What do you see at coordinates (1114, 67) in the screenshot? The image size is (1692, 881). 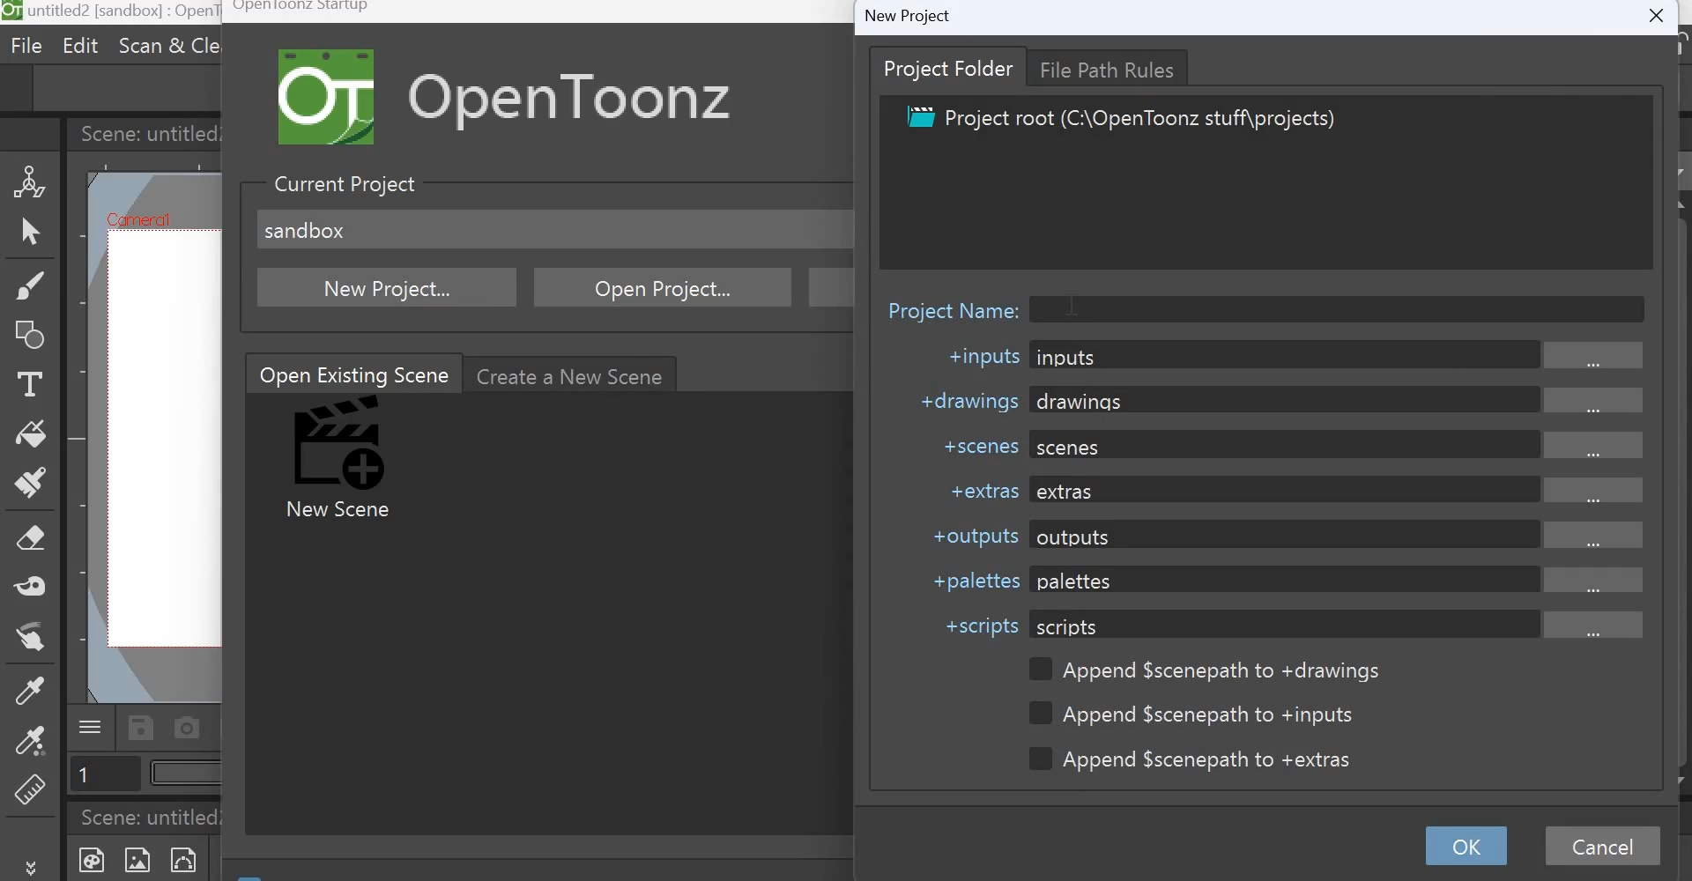 I see `File Path Rules` at bounding box center [1114, 67].